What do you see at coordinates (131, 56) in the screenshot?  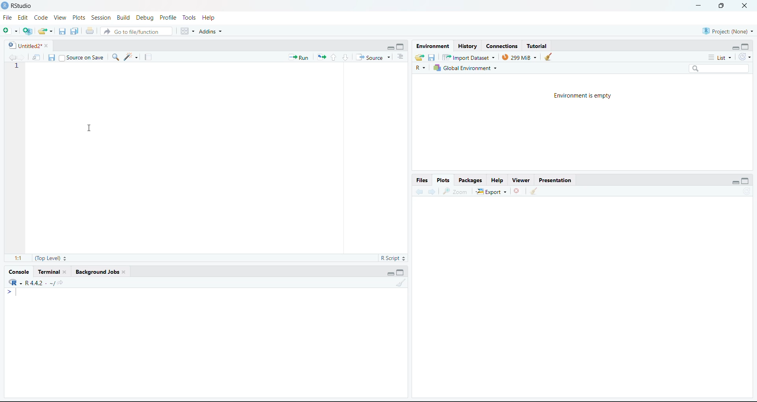 I see `code tools` at bounding box center [131, 56].